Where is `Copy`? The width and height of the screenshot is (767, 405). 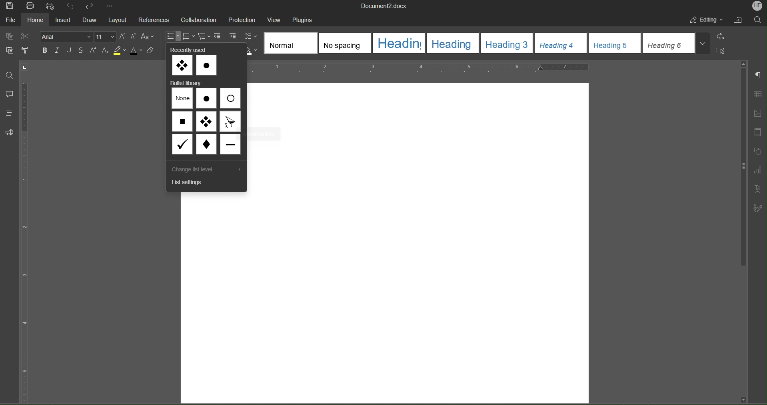 Copy is located at coordinates (9, 36).